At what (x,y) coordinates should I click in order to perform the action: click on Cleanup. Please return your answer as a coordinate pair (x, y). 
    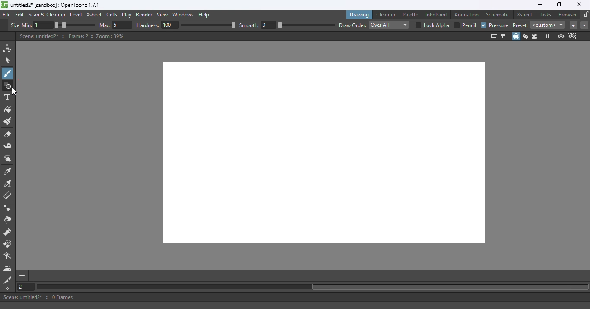
    Looking at the image, I should click on (387, 14).